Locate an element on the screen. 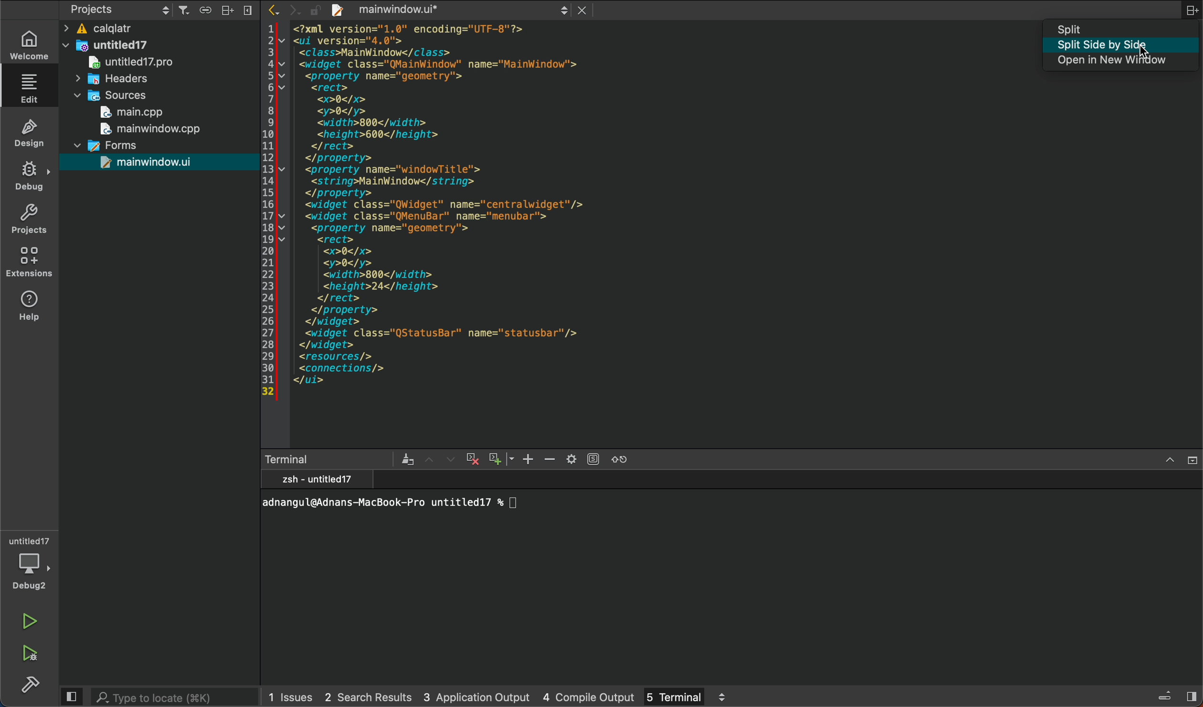 The width and height of the screenshot is (1203, 707). next item is located at coordinates (450, 460).